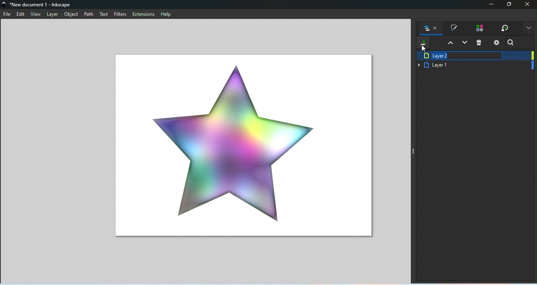 This screenshot has height=285, width=537. Describe the element at coordinates (528, 5) in the screenshot. I see `Close` at that location.